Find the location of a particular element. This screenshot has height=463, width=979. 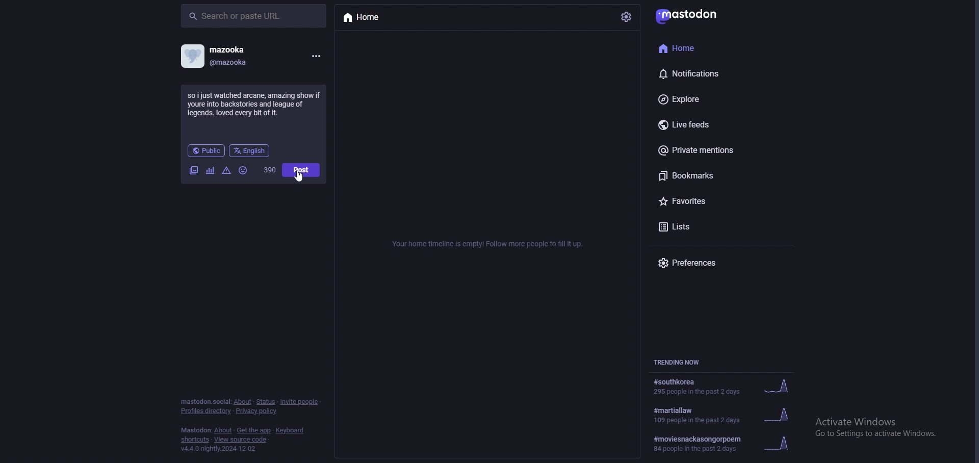

bookmarks is located at coordinates (703, 177).